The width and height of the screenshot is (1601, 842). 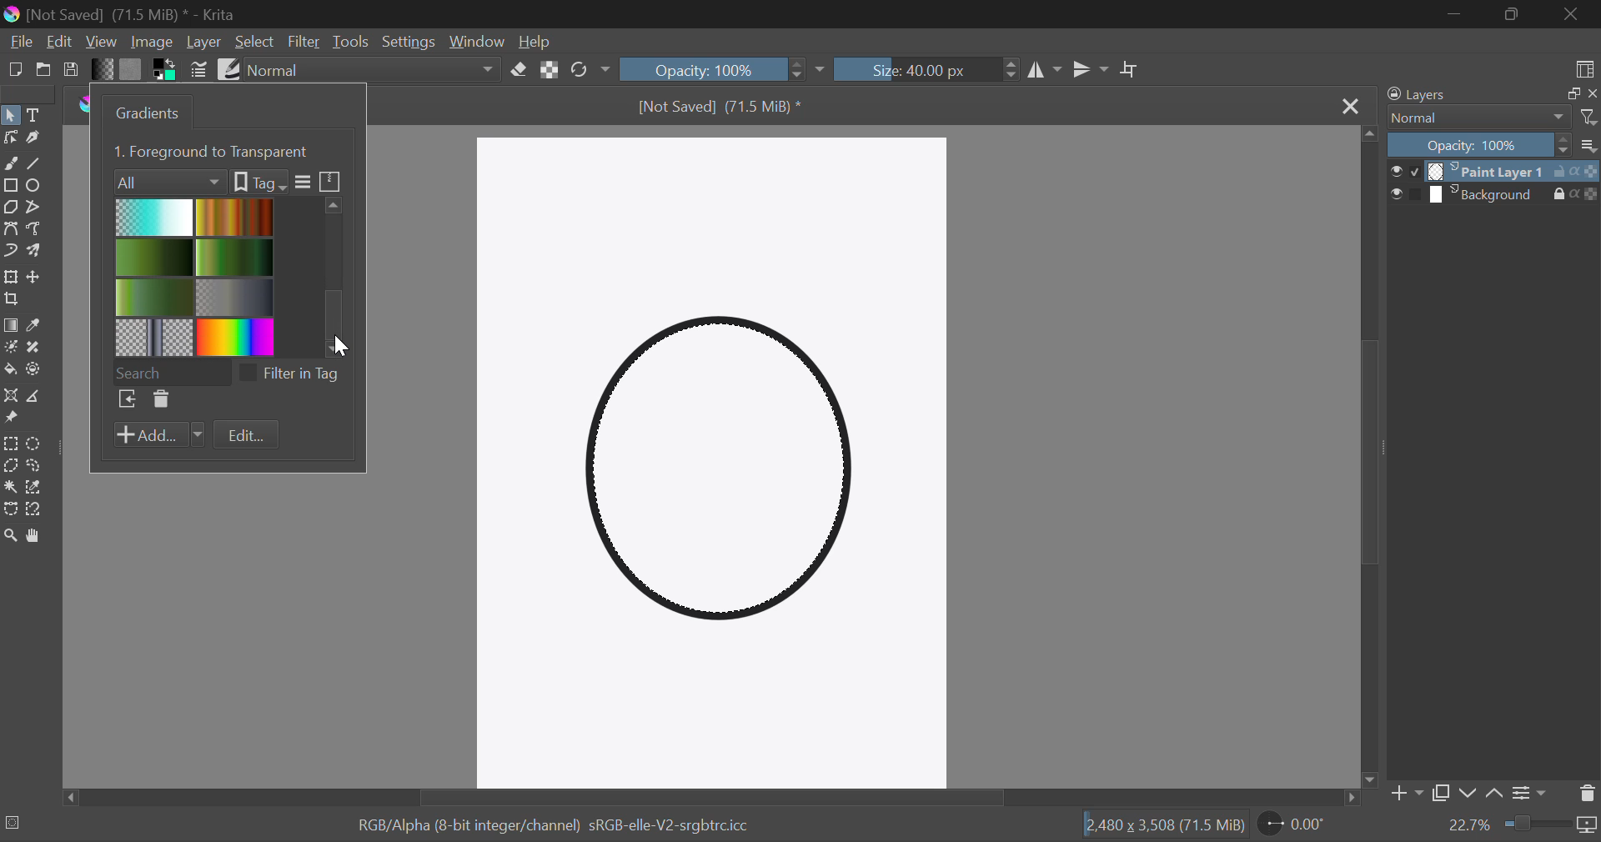 I want to click on dropdown, so click(x=822, y=71).